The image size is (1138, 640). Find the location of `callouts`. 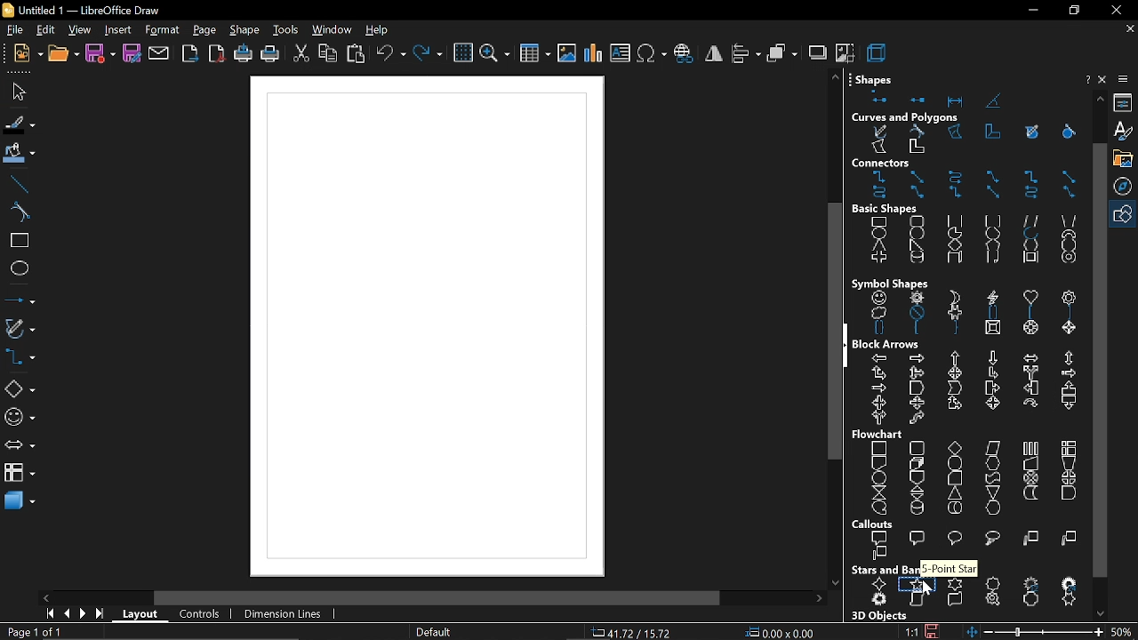

callouts is located at coordinates (973, 547).